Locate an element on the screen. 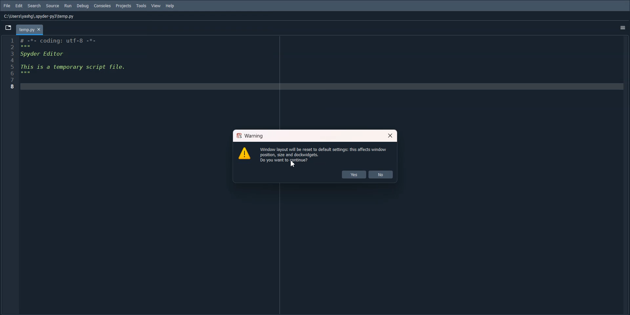 The image size is (630, 315). Search is located at coordinates (34, 6).